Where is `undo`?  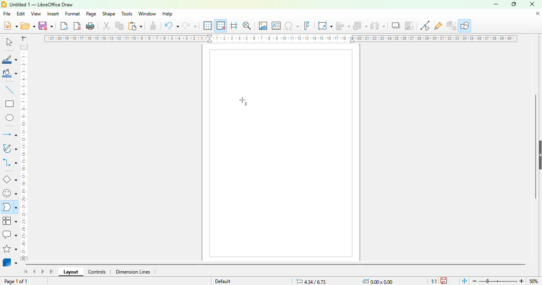
undo is located at coordinates (171, 25).